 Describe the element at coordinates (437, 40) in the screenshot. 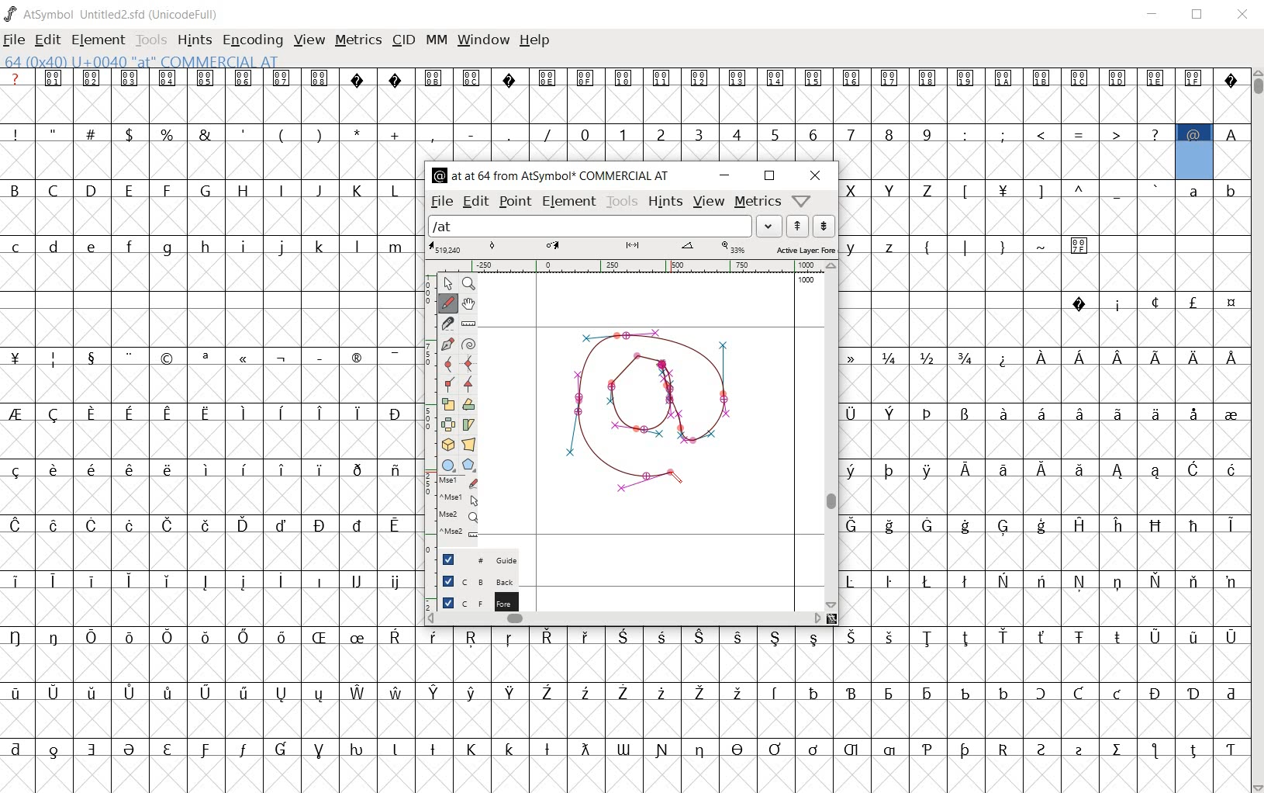

I see `MM` at that location.